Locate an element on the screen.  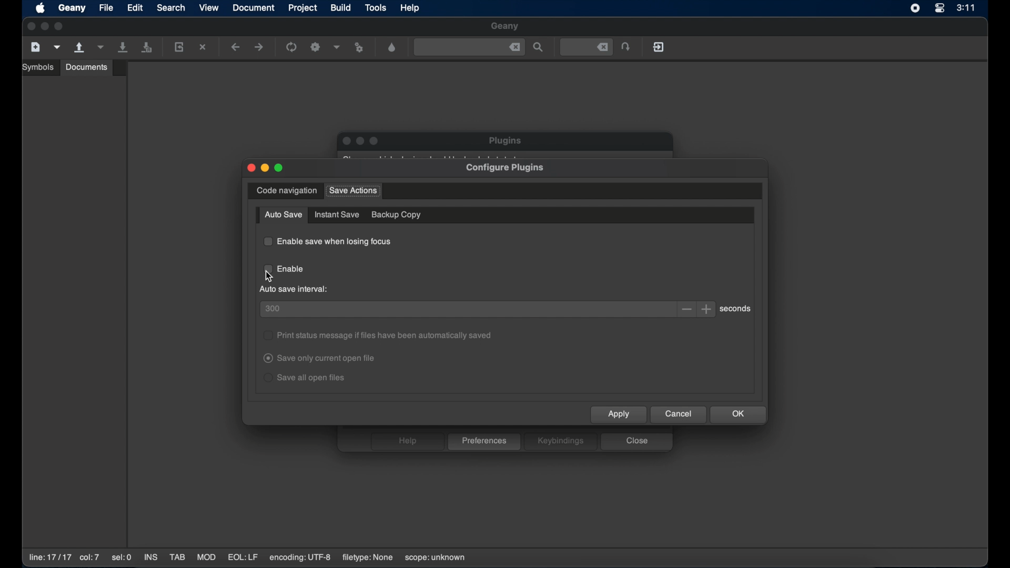
minimize is located at coordinates (265, 168).